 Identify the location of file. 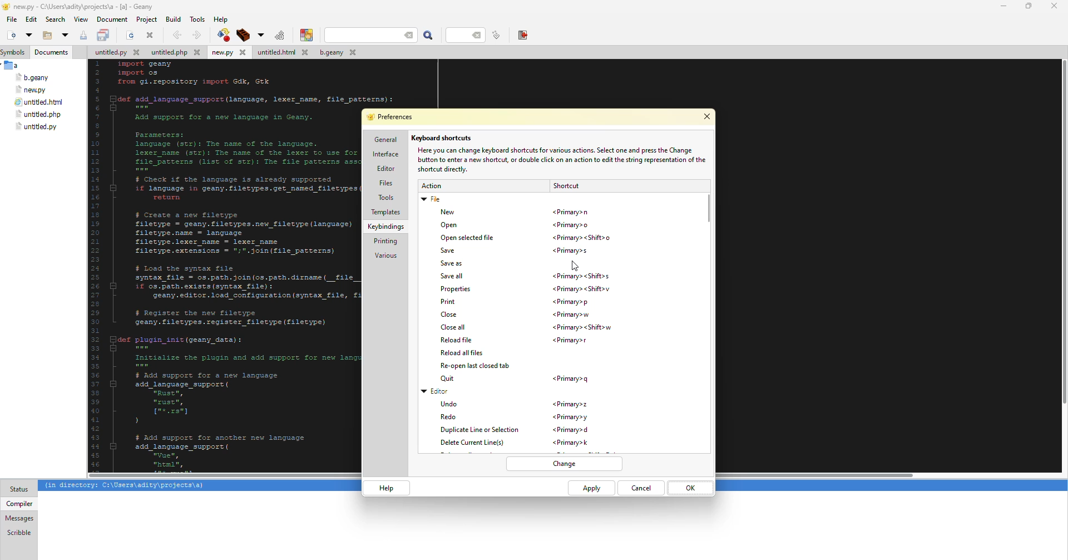
(36, 127).